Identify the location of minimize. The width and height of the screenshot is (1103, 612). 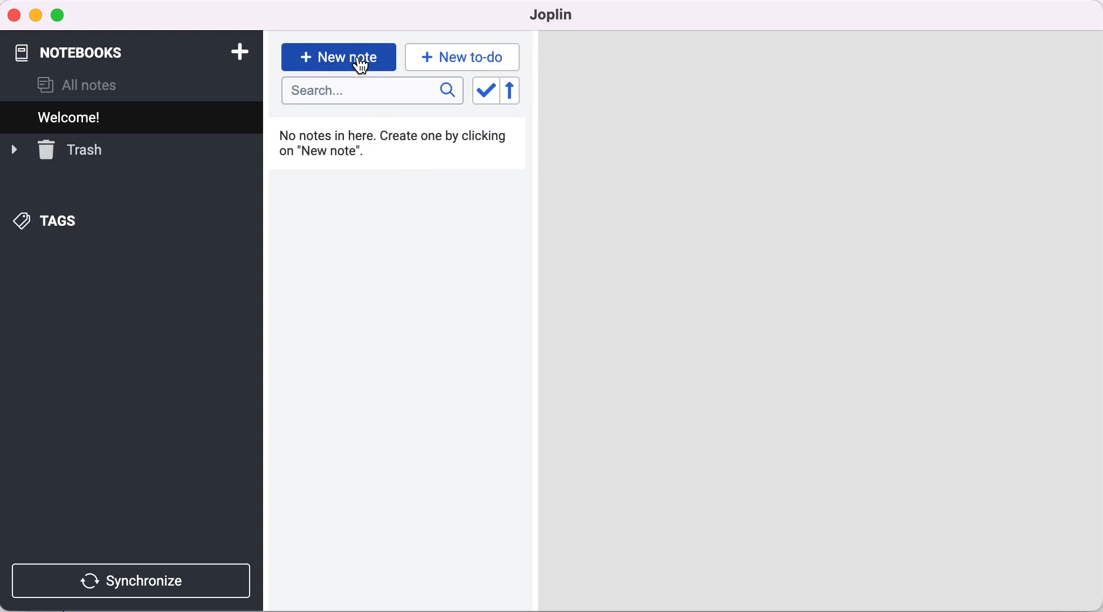
(35, 16).